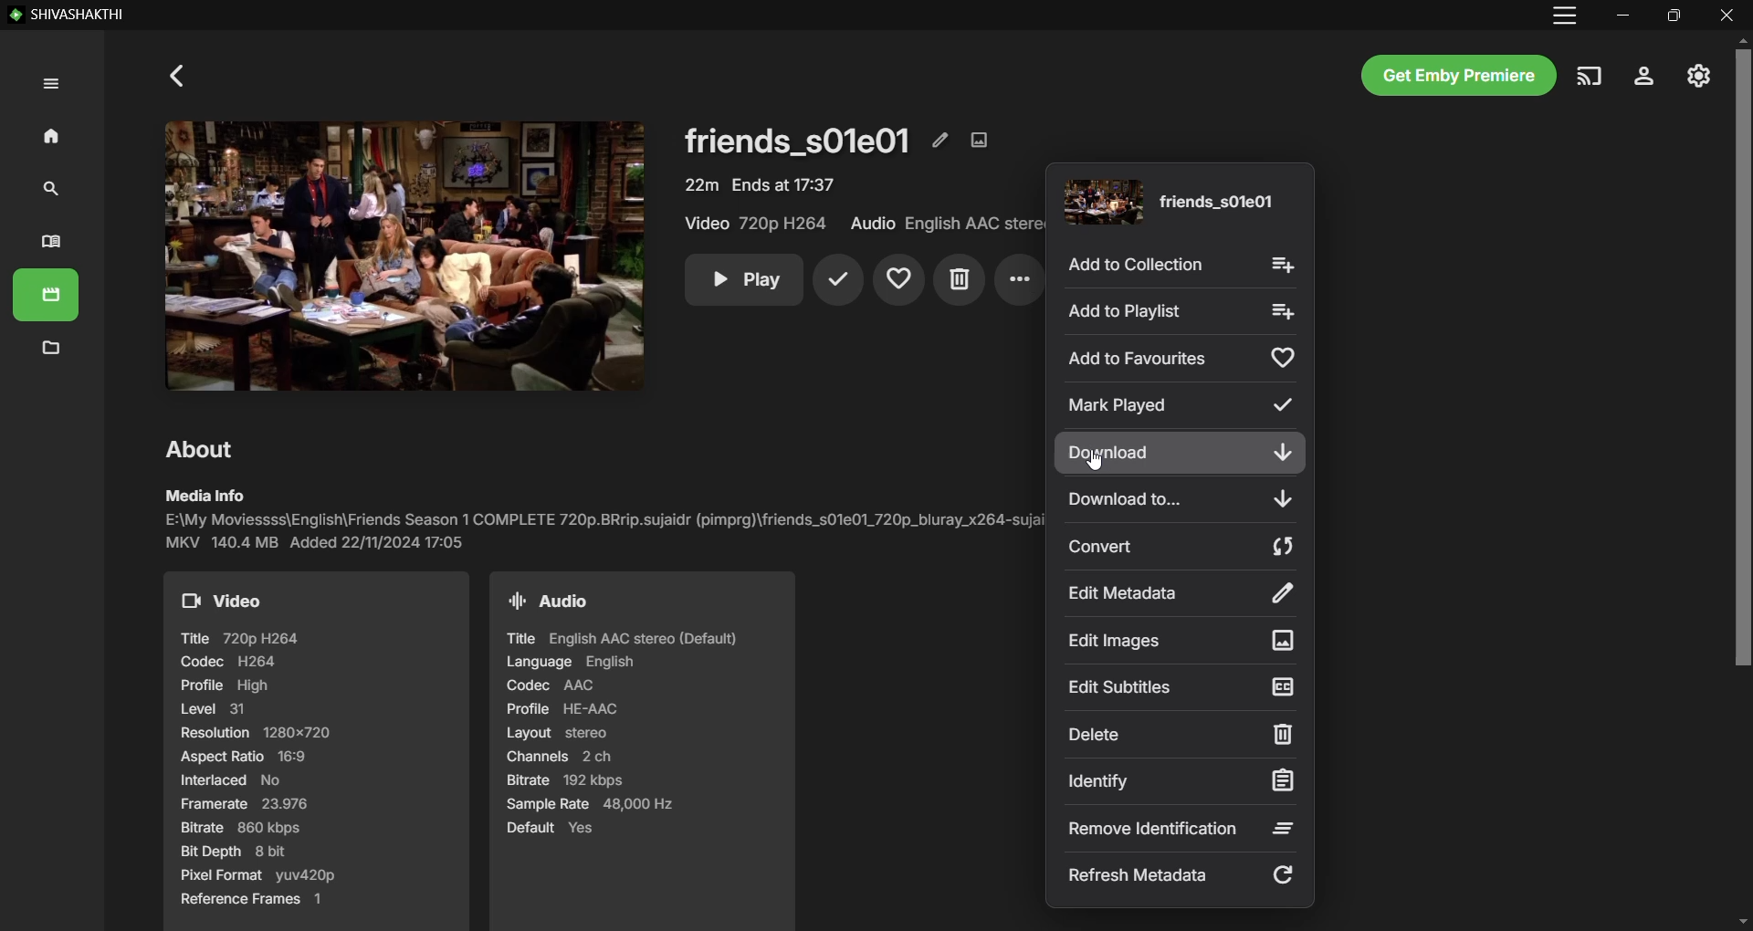 Image resolution: width=1753 pixels, height=931 pixels. Describe the element at coordinates (1565, 15) in the screenshot. I see `` at that location.